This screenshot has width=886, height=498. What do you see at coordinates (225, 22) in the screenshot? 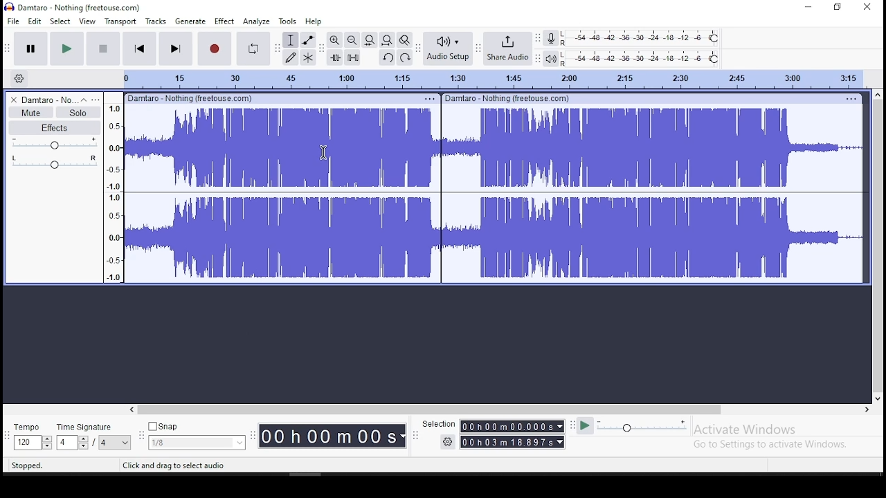
I see `effect` at bounding box center [225, 22].